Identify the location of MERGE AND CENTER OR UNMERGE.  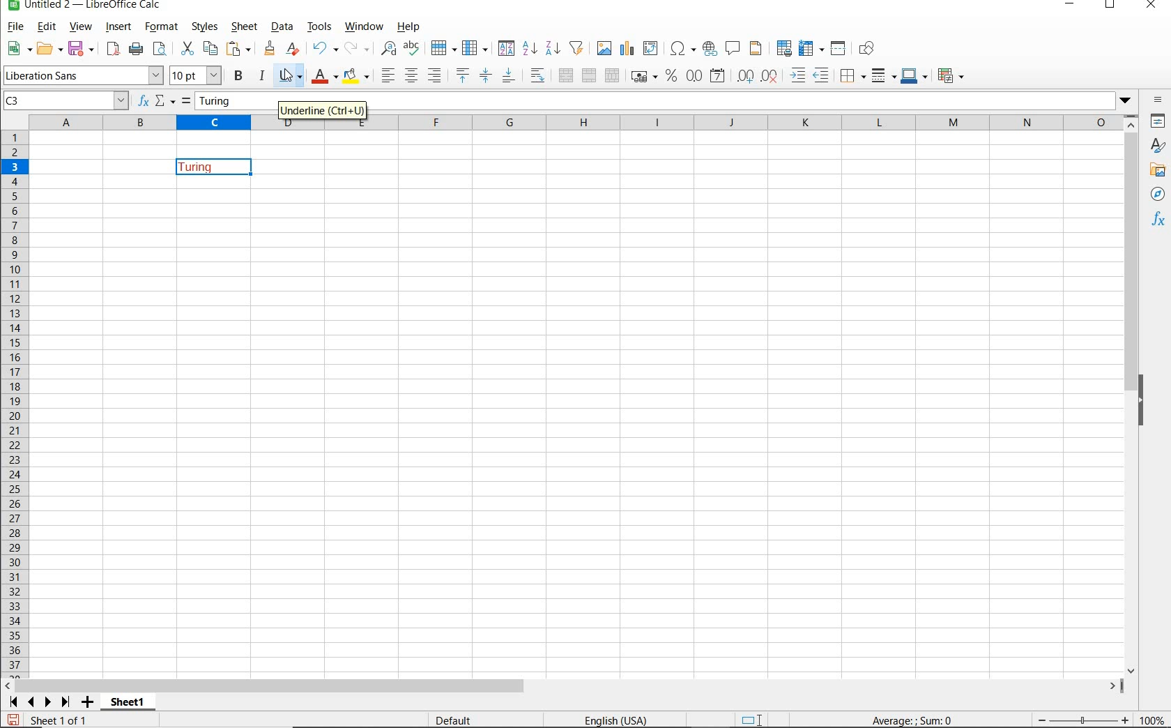
(567, 75).